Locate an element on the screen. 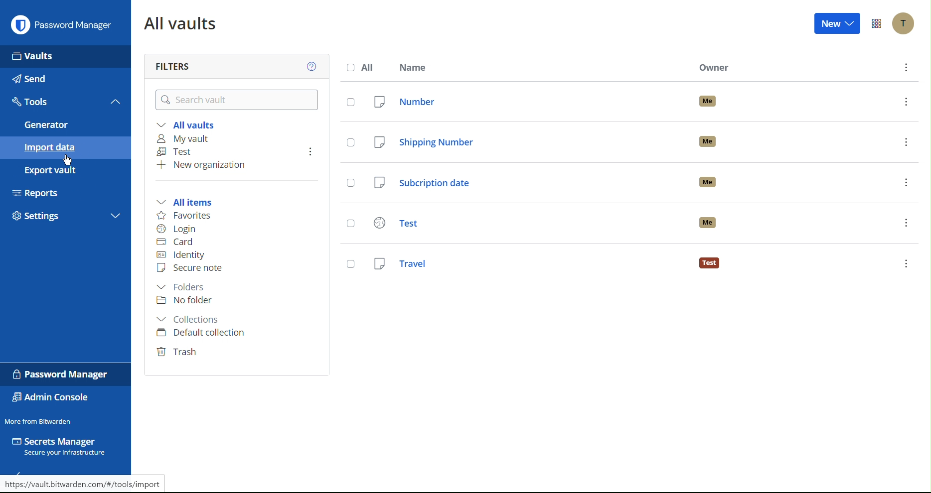  select entry is located at coordinates (350, 143).